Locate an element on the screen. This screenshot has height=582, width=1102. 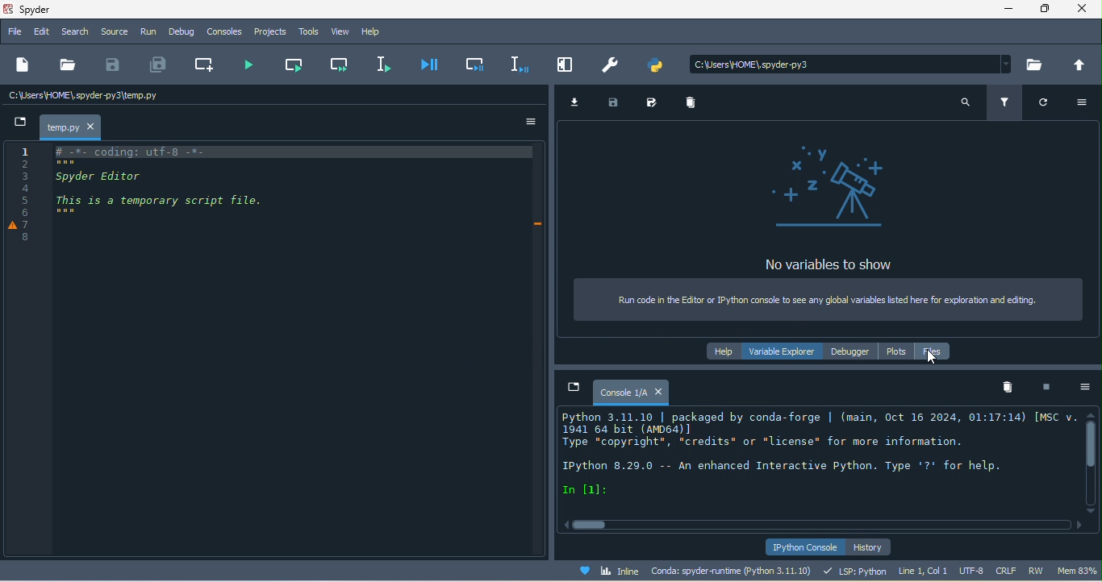
pythonpath manager is located at coordinates (659, 64).